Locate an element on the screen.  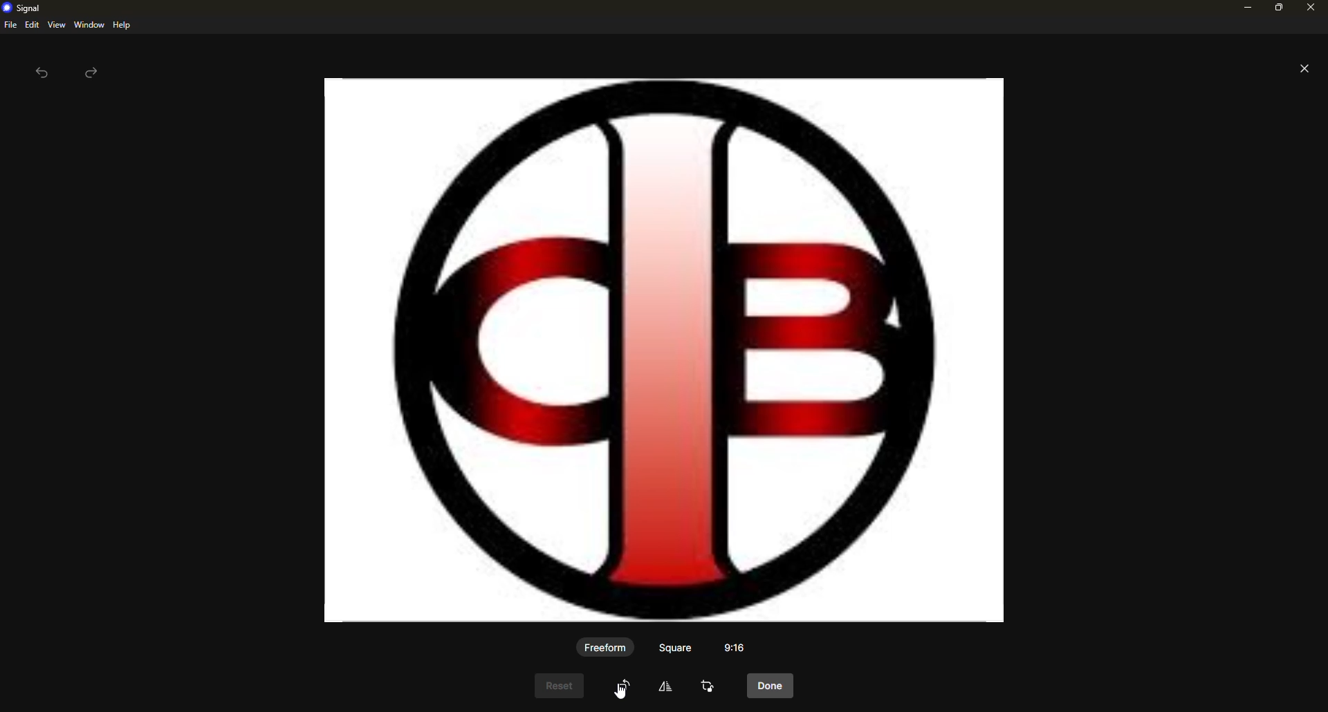
cursor on rotate is located at coordinates (627, 686).